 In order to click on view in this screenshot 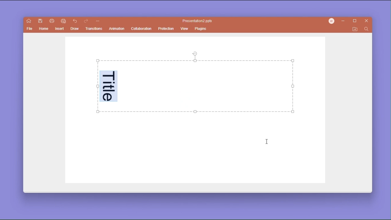, I will do `click(185, 29)`.